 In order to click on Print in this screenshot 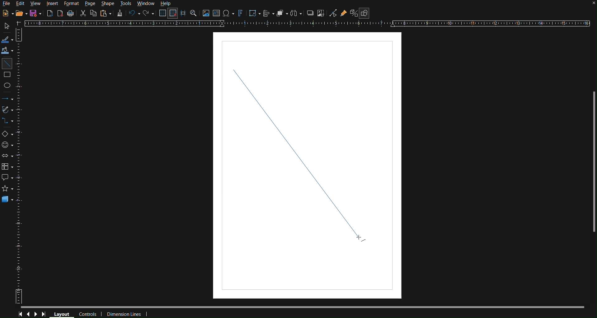, I will do `click(72, 13)`.